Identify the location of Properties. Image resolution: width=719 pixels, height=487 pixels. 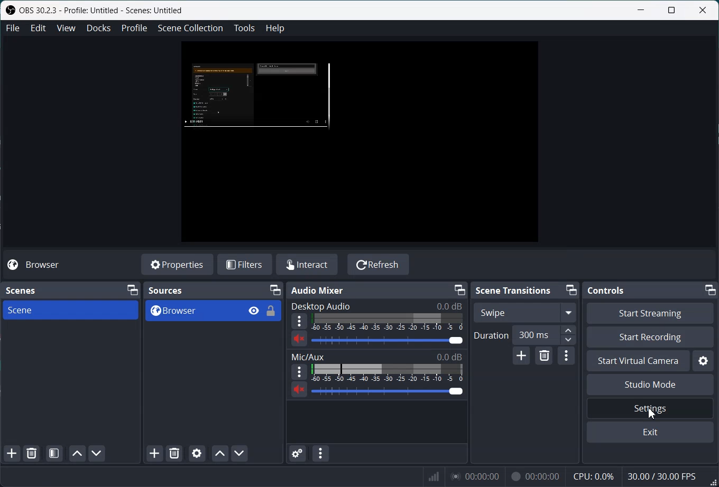
(176, 265).